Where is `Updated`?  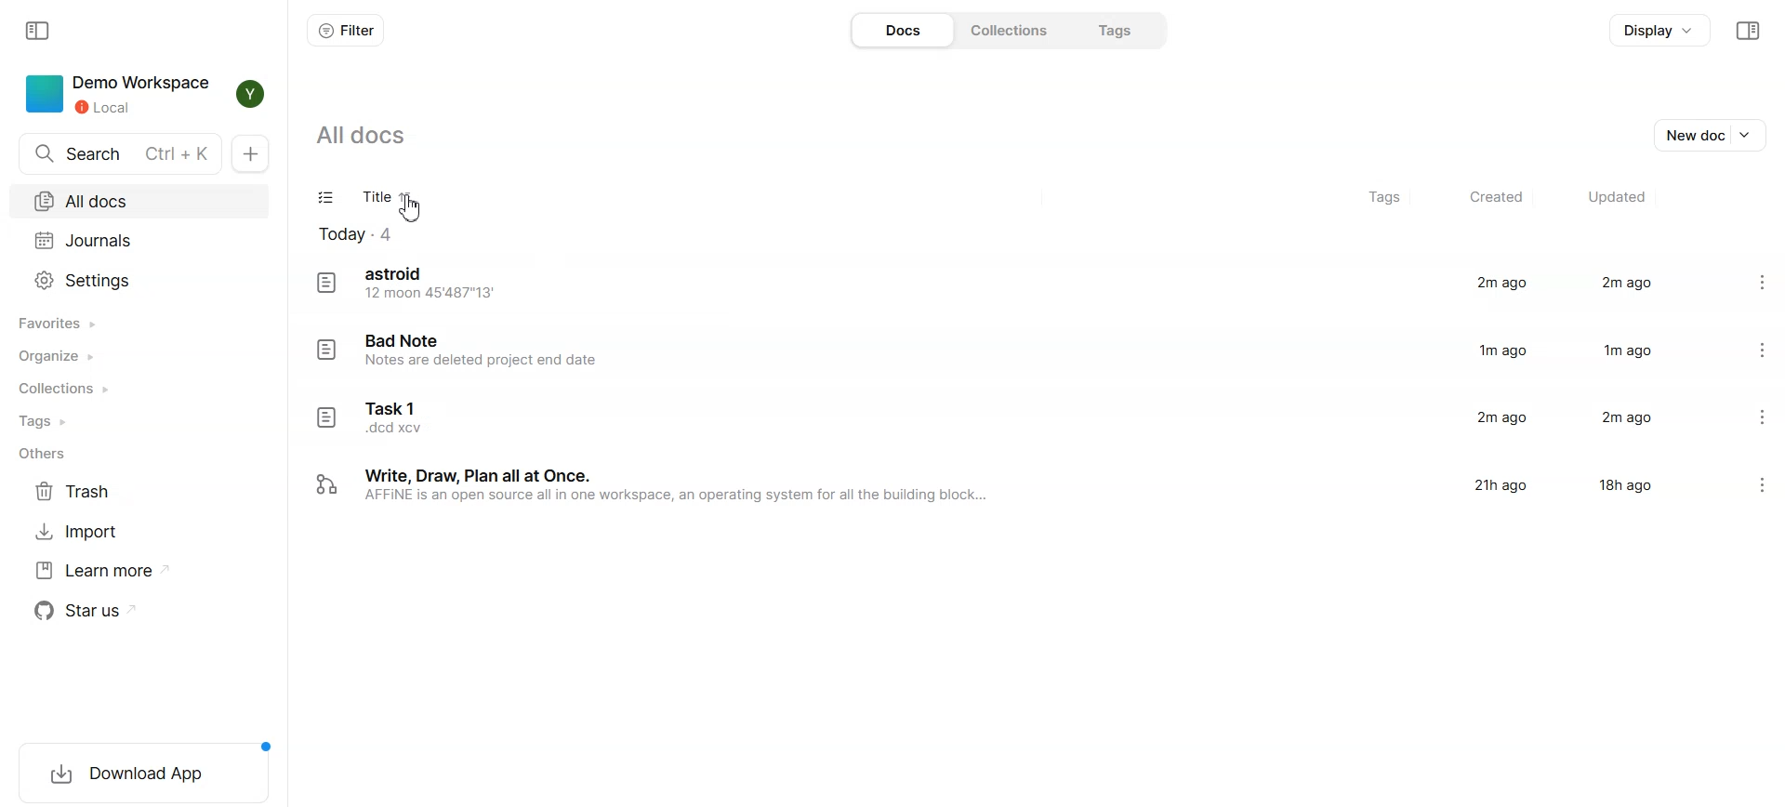
Updated is located at coordinates (1618, 197).